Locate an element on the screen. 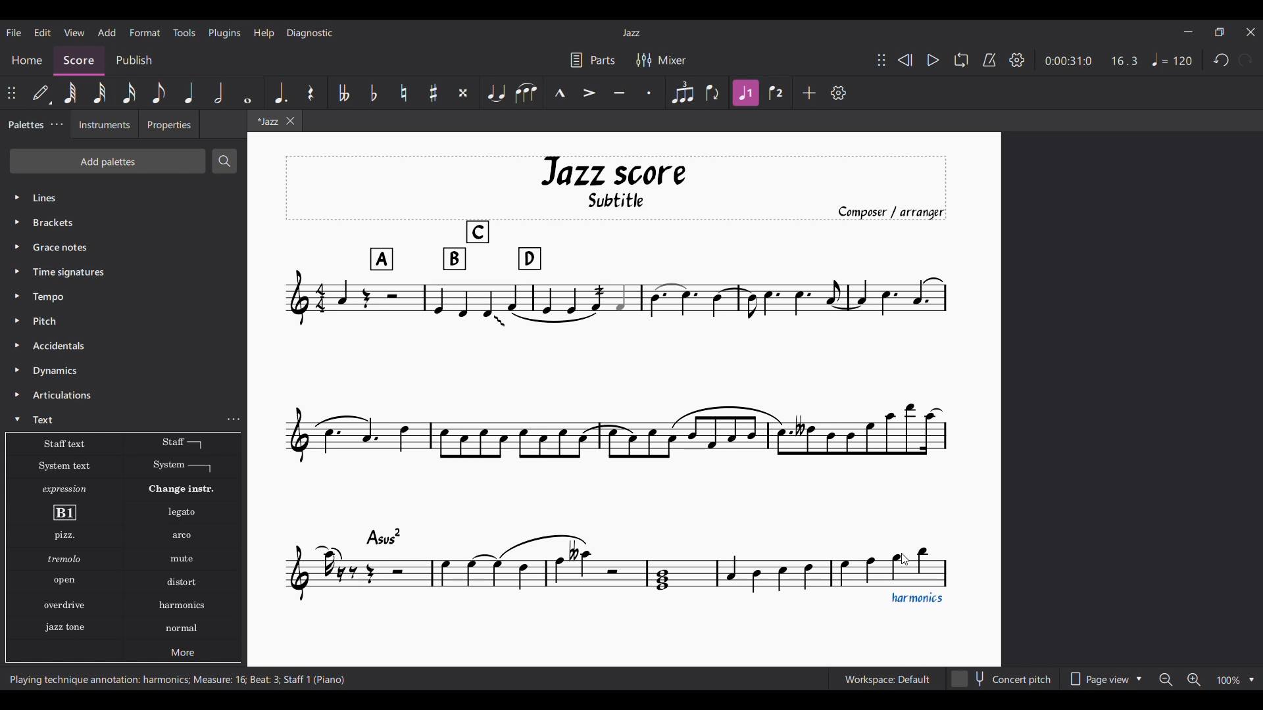  Legato is located at coordinates (184, 513).